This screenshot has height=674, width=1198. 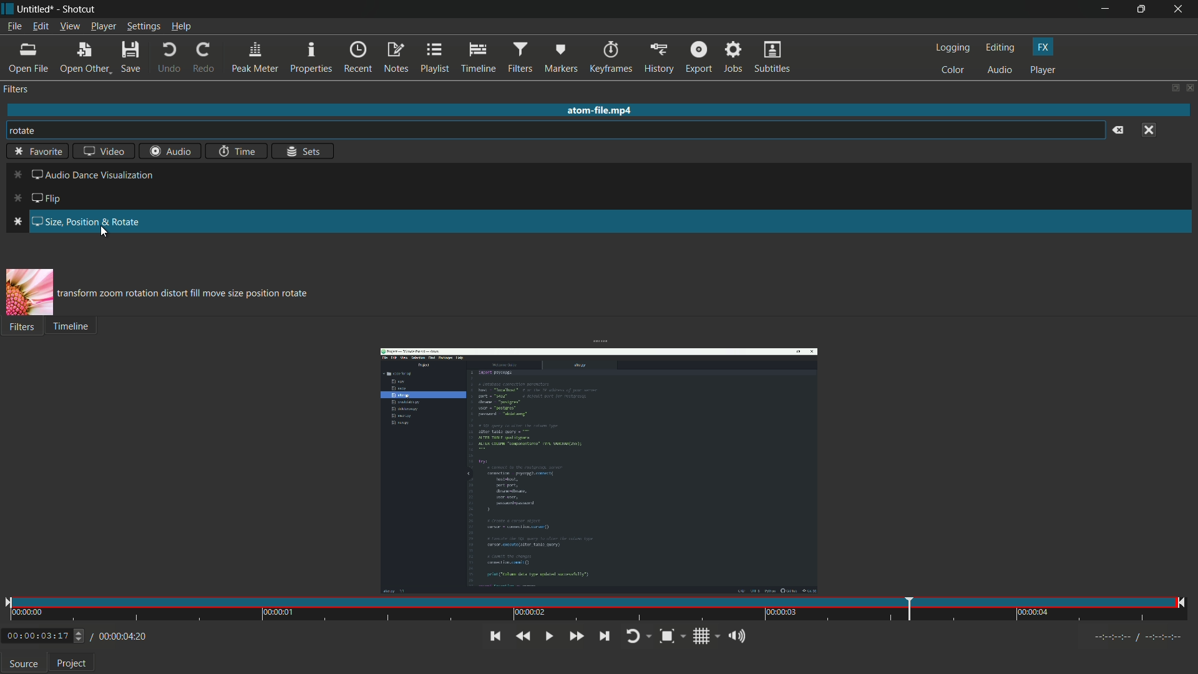 I want to click on properties, so click(x=310, y=58).